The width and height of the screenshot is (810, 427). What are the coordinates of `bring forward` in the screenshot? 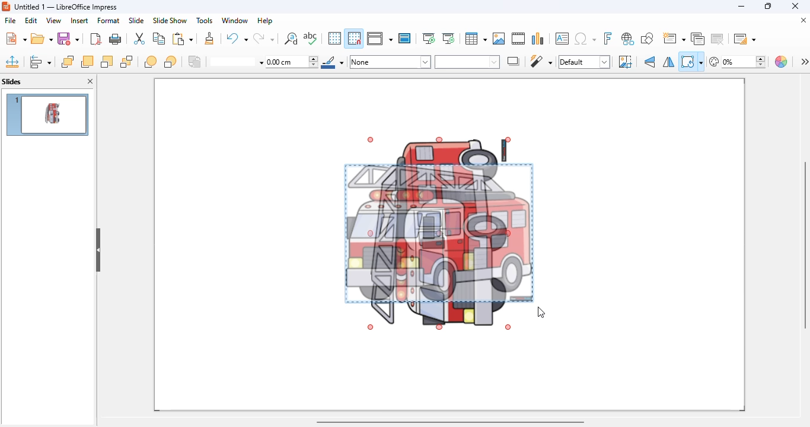 It's located at (87, 62).